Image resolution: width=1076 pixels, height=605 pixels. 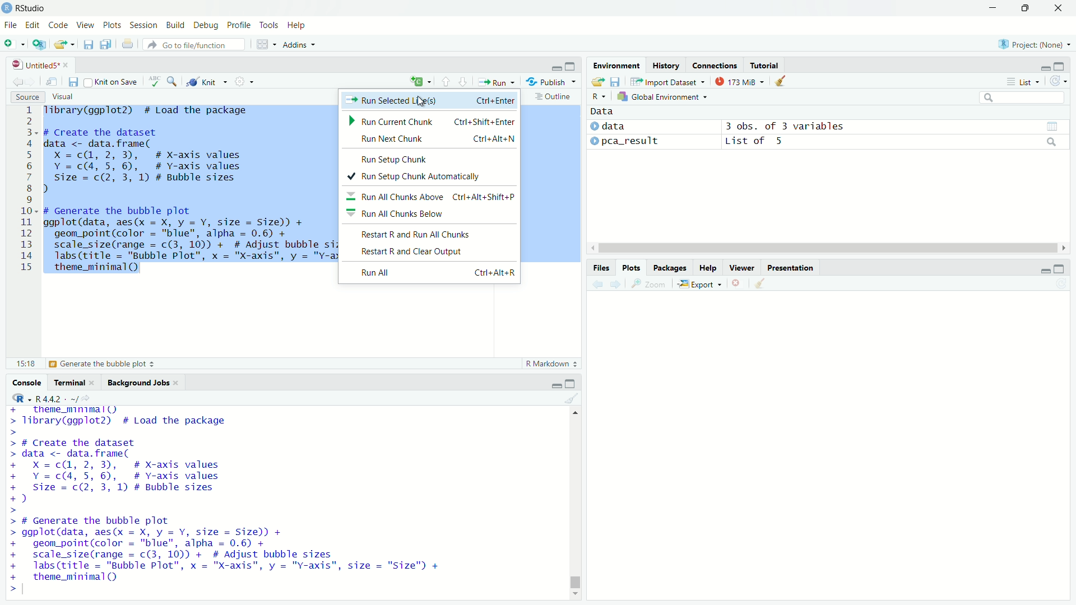 What do you see at coordinates (992, 8) in the screenshot?
I see `minimize` at bounding box center [992, 8].